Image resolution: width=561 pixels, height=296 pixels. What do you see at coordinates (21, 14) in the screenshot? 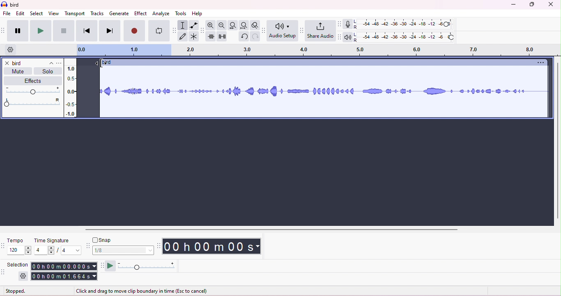
I see `edit` at bounding box center [21, 14].